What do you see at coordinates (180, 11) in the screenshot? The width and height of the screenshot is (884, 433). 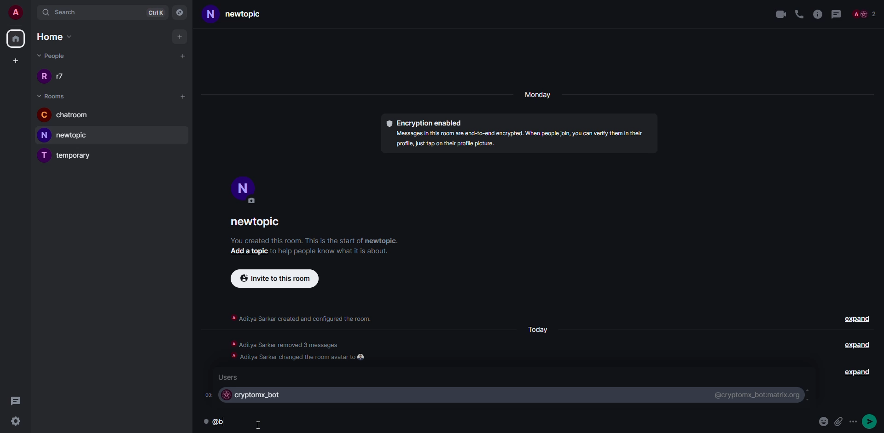 I see `navigator` at bounding box center [180, 11].